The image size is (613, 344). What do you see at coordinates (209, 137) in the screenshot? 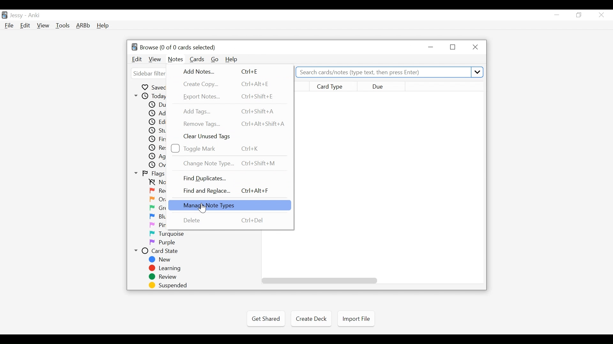
I see `Clear Unused Tags` at bounding box center [209, 137].